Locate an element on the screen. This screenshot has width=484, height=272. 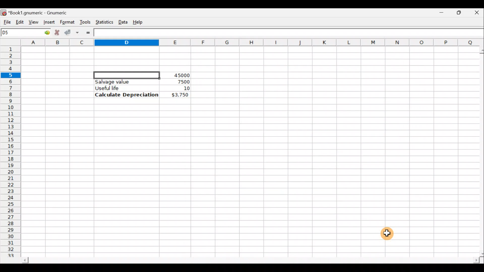
Scroll bar is located at coordinates (250, 261).